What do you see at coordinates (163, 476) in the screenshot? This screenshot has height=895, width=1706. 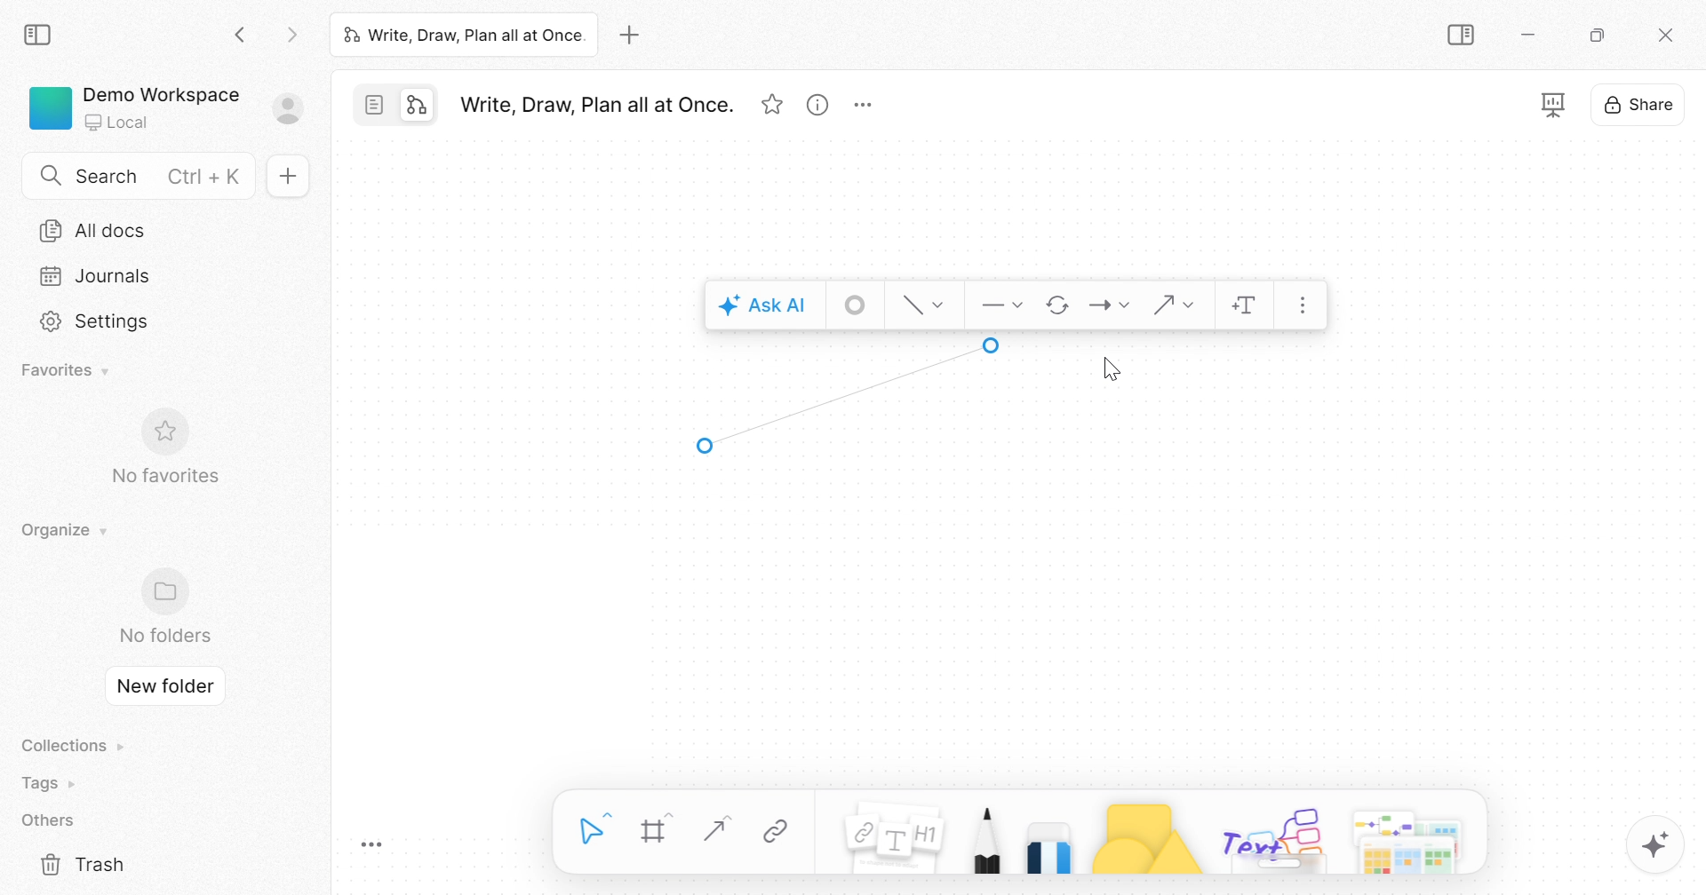 I see `No favorites` at bounding box center [163, 476].